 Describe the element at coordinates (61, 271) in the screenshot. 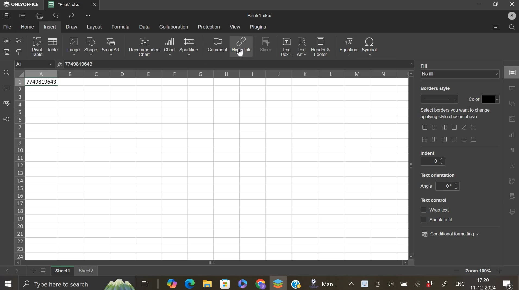

I see `sheet 1` at that location.